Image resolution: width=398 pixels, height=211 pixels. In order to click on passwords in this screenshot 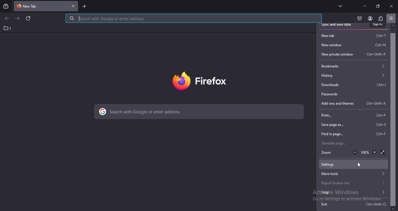, I will do `click(351, 94)`.